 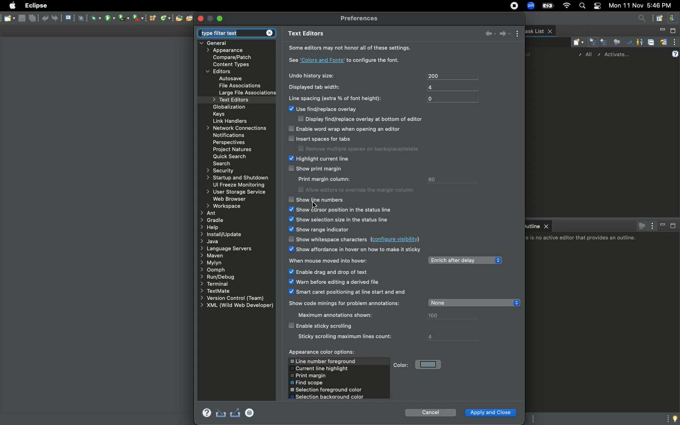 I want to click on Maximize, so click(x=674, y=227).